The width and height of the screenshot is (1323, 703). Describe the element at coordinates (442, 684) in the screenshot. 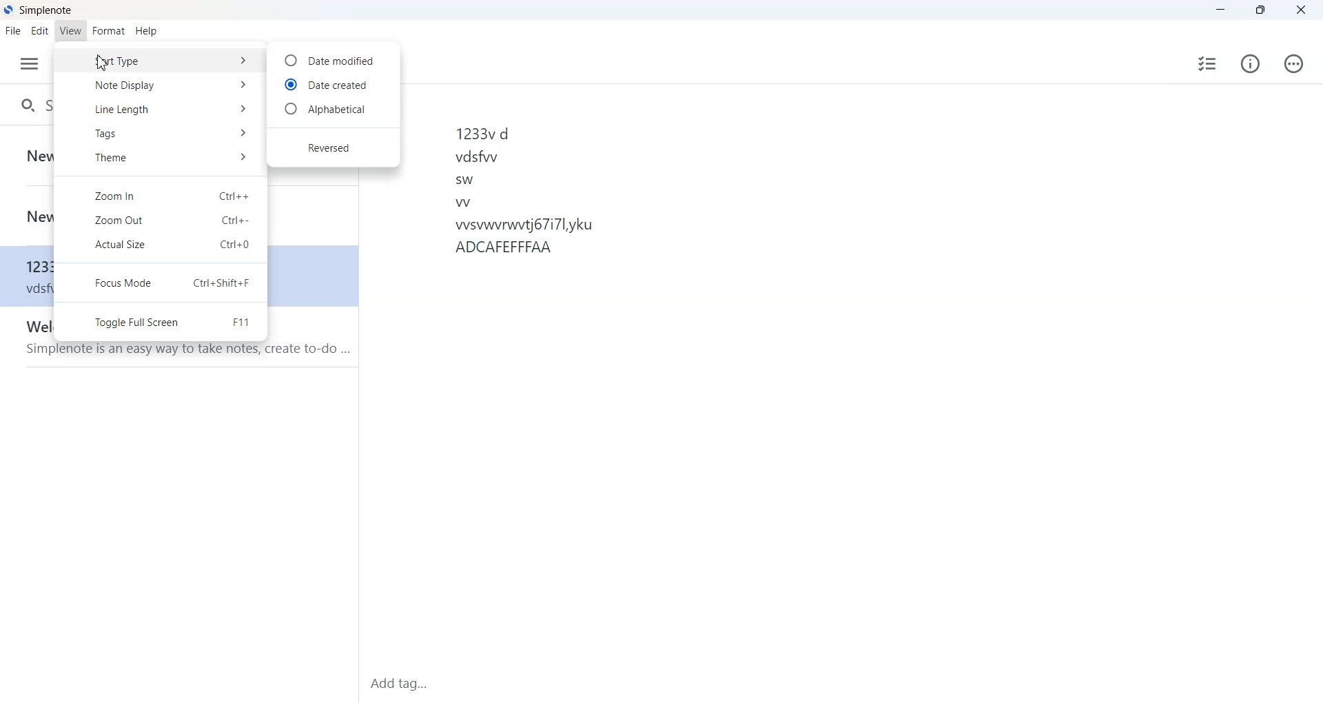

I see `Add tag` at that location.